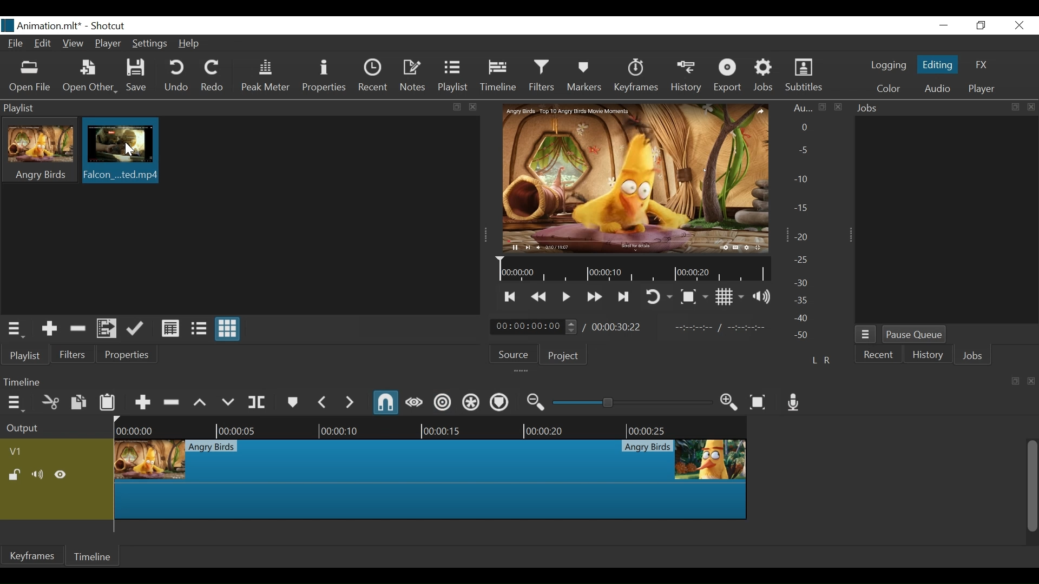 The height and width of the screenshot is (584, 1039). What do you see at coordinates (15, 475) in the screenshot?
I see `(un)lock track` at bounding box center [15, 475].